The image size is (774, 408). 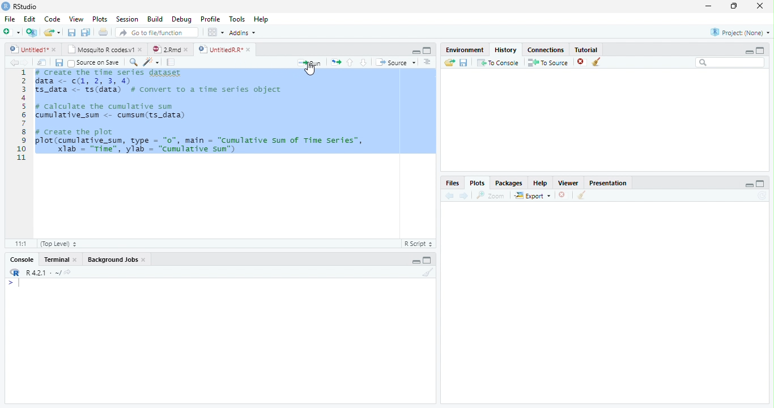 What do you see at coordinates (11, 282) in the screenshot?
I see `> ` at bounding box center [11, 282].